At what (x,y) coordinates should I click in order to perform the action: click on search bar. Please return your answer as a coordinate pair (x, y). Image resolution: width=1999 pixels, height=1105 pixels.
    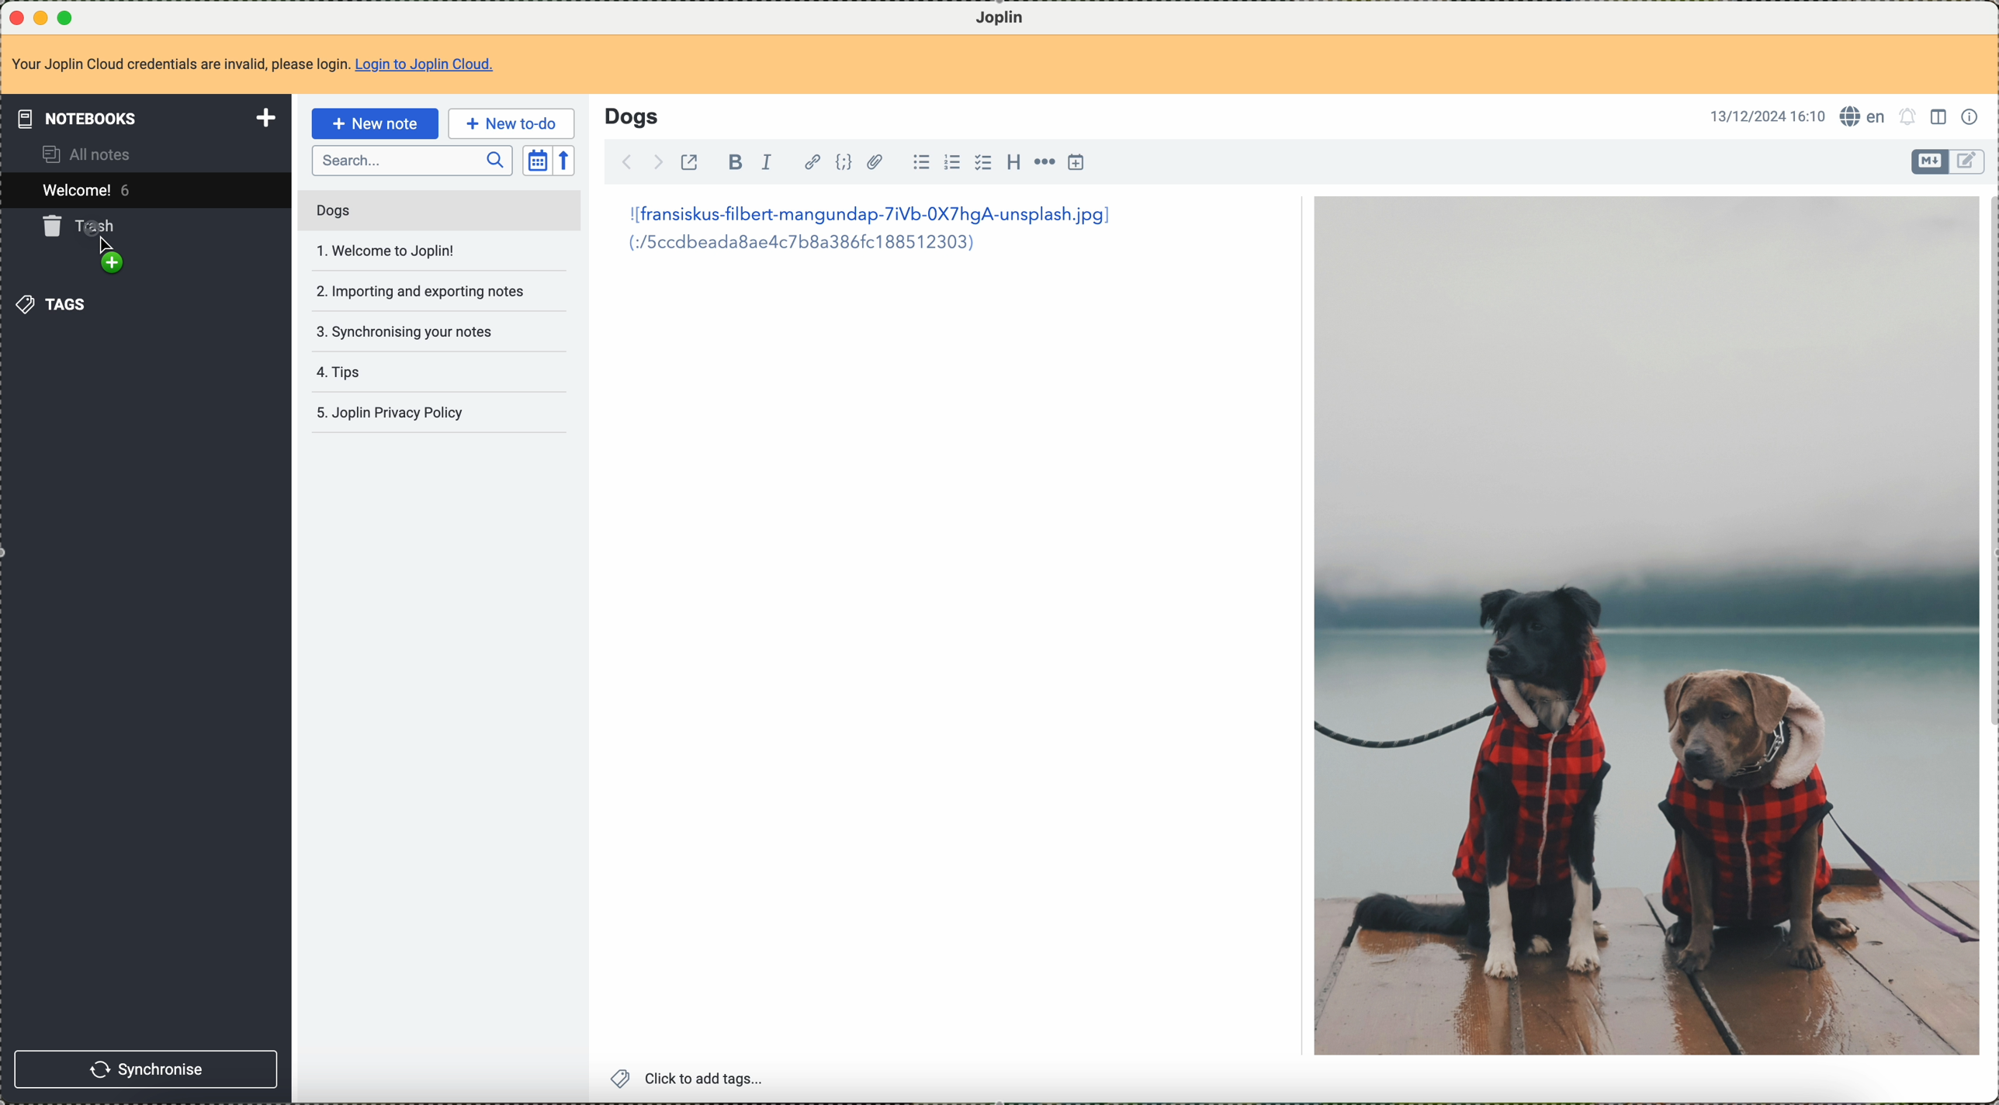
    Looking at the image, I should click on (411, 158).